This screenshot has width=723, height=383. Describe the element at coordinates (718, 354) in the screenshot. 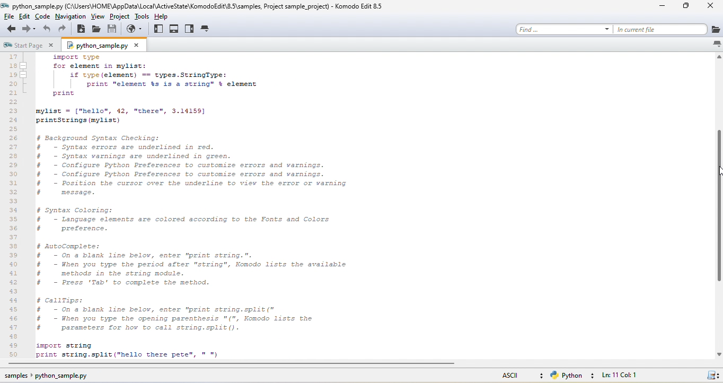

I see `scroll down` at that location.